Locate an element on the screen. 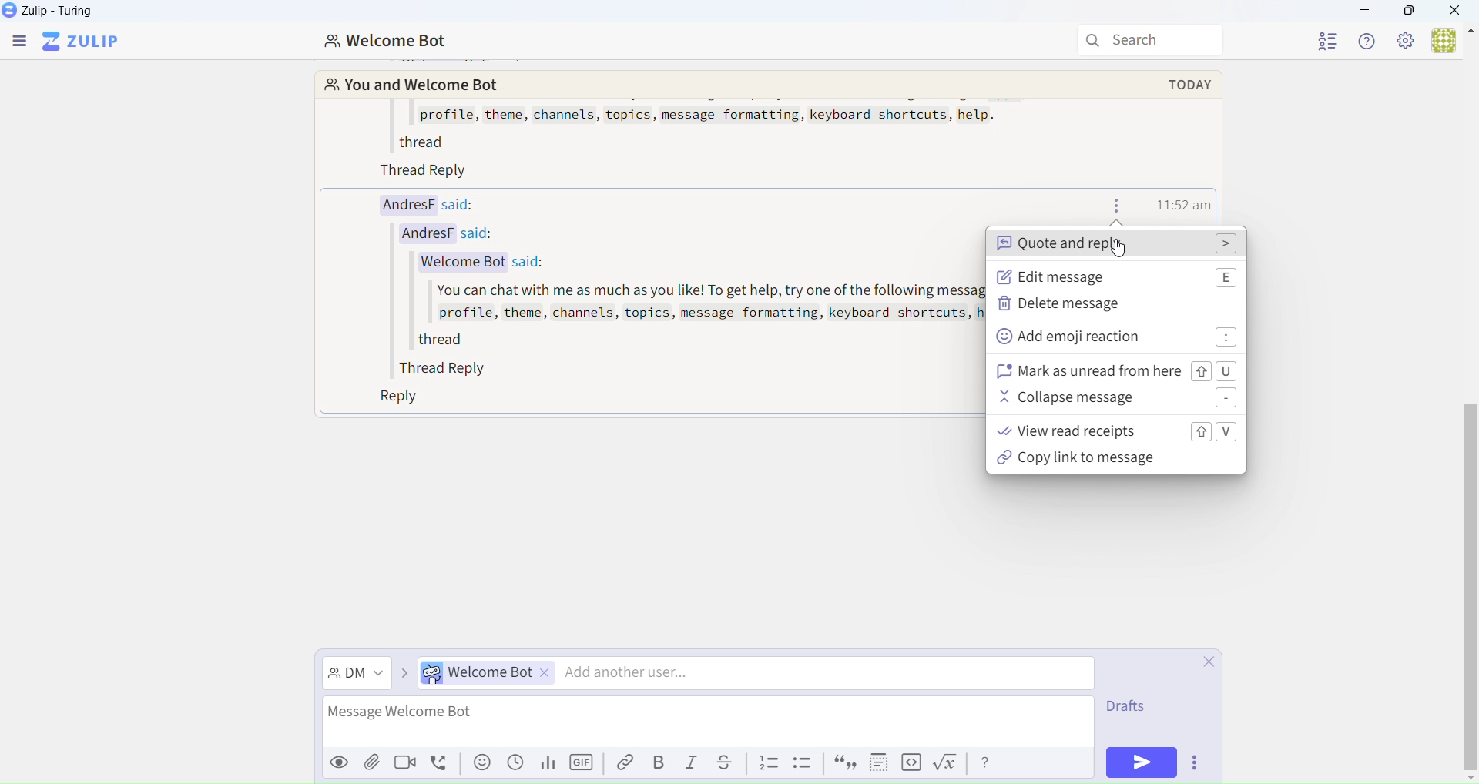  spoiler is located at coordinates (879, 765).